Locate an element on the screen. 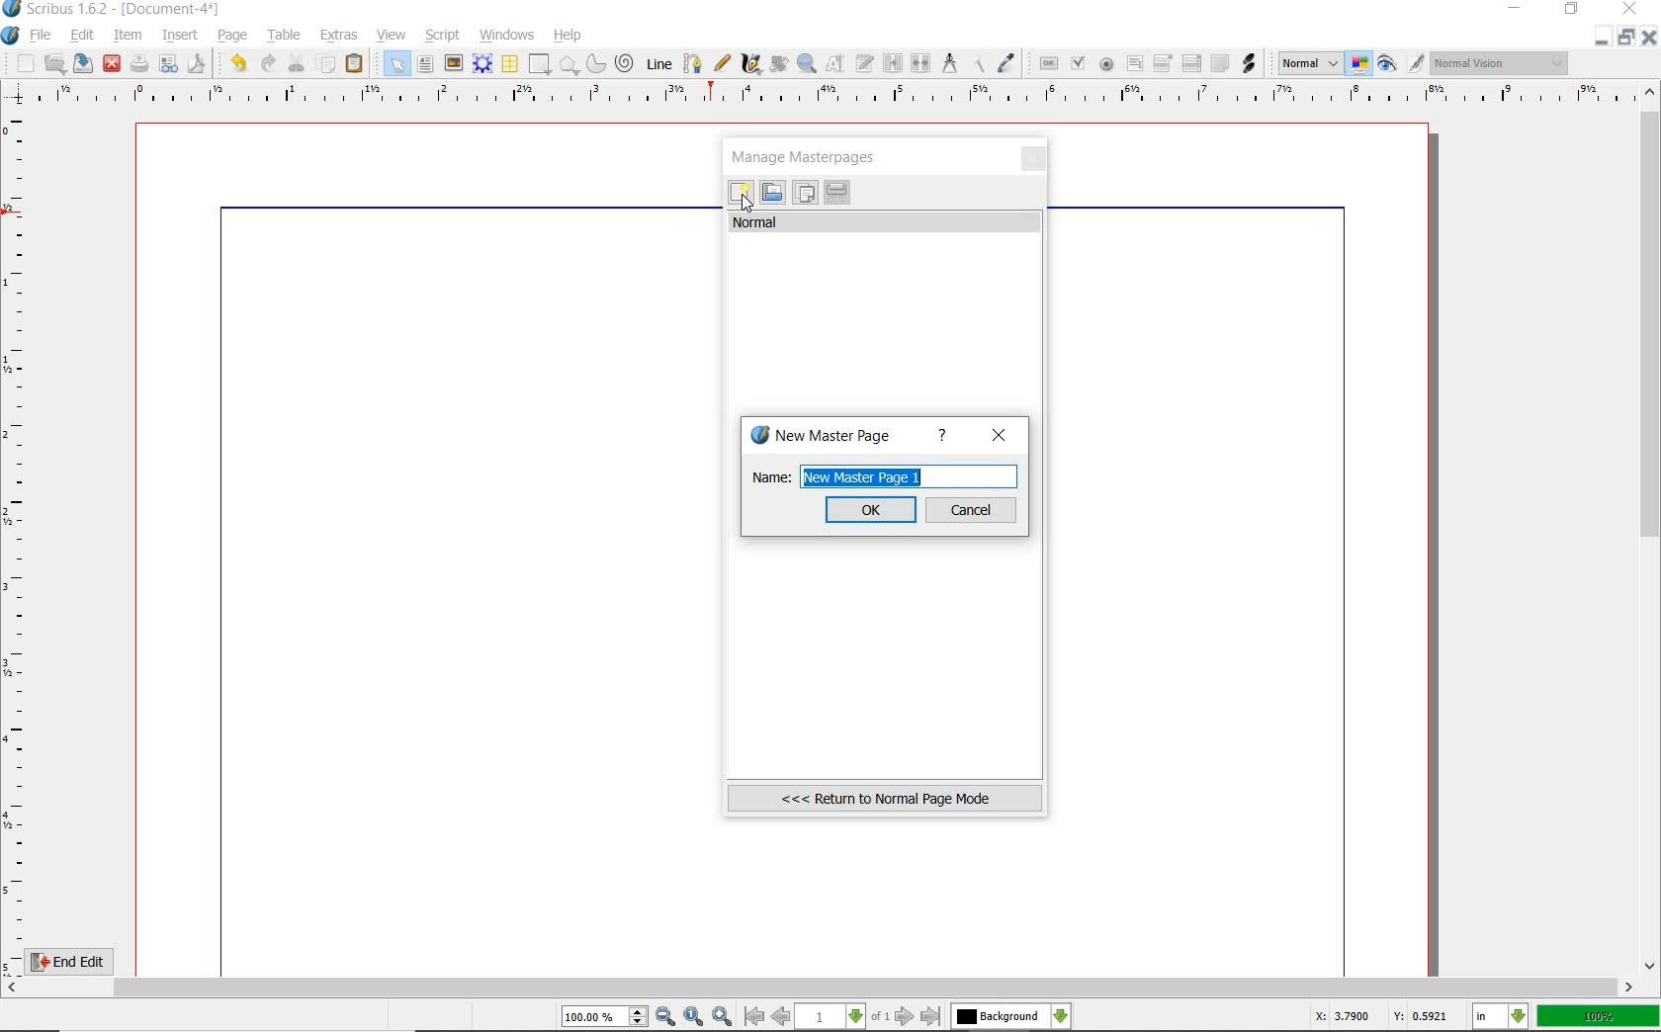 This screenshot has height=1032, width=1661. help is located at coordinates (568, 36).